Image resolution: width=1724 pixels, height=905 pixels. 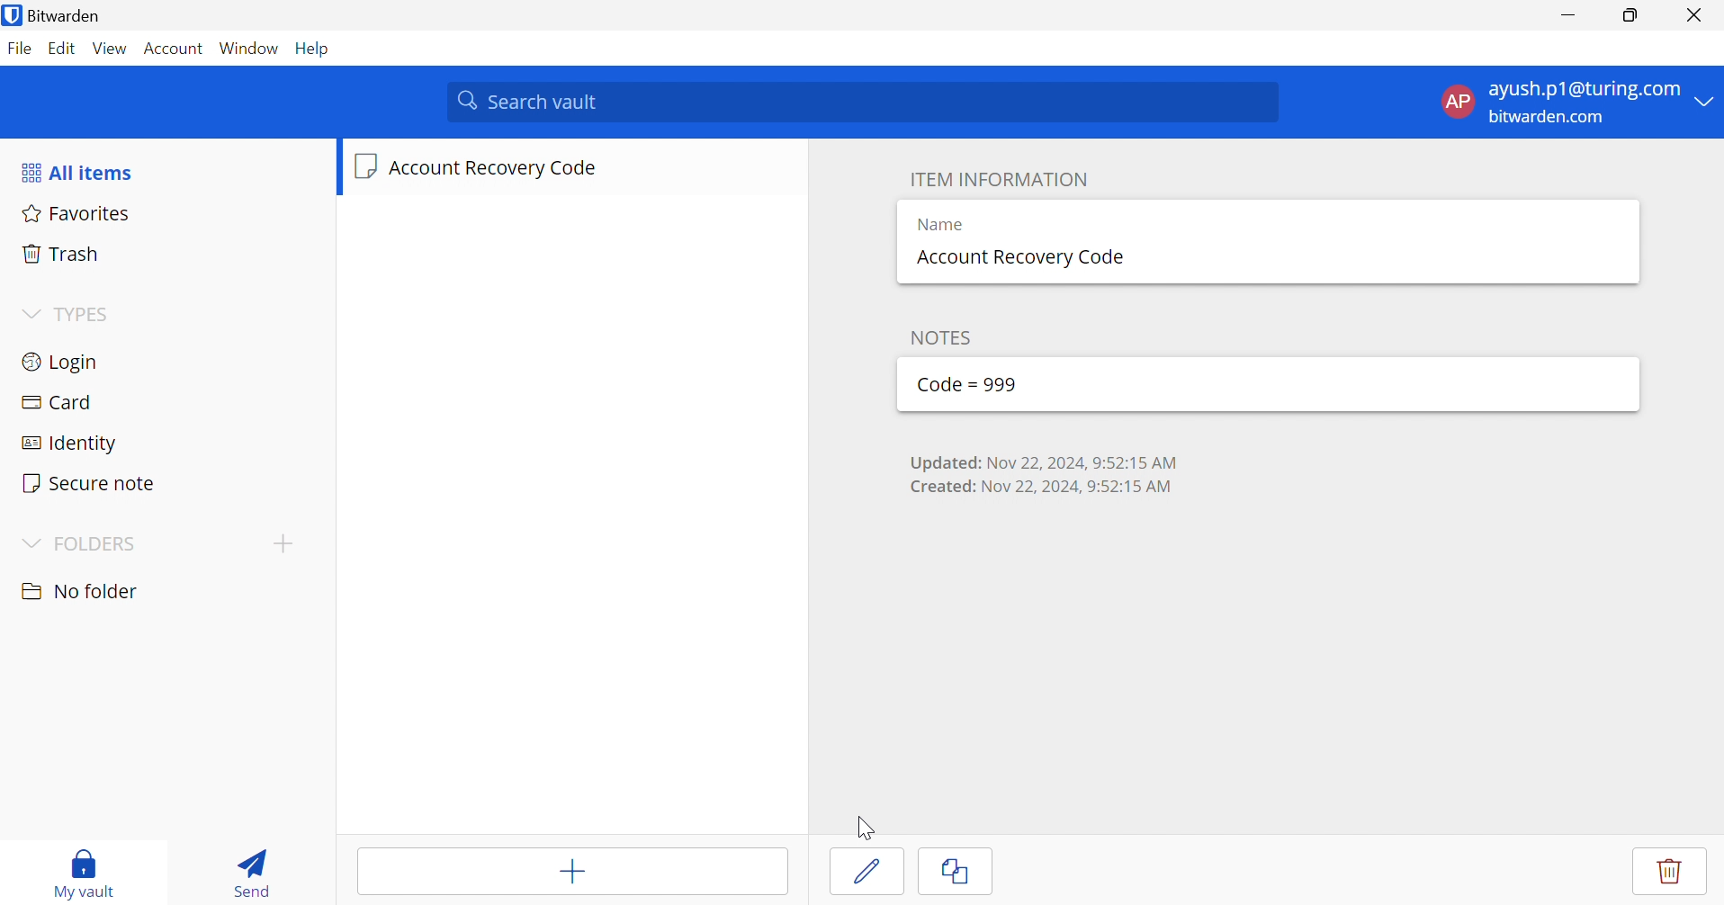 What do you see at coordinates (61, 255) in the screenshot?
I see `Trash` at bounding box center [61, 255].